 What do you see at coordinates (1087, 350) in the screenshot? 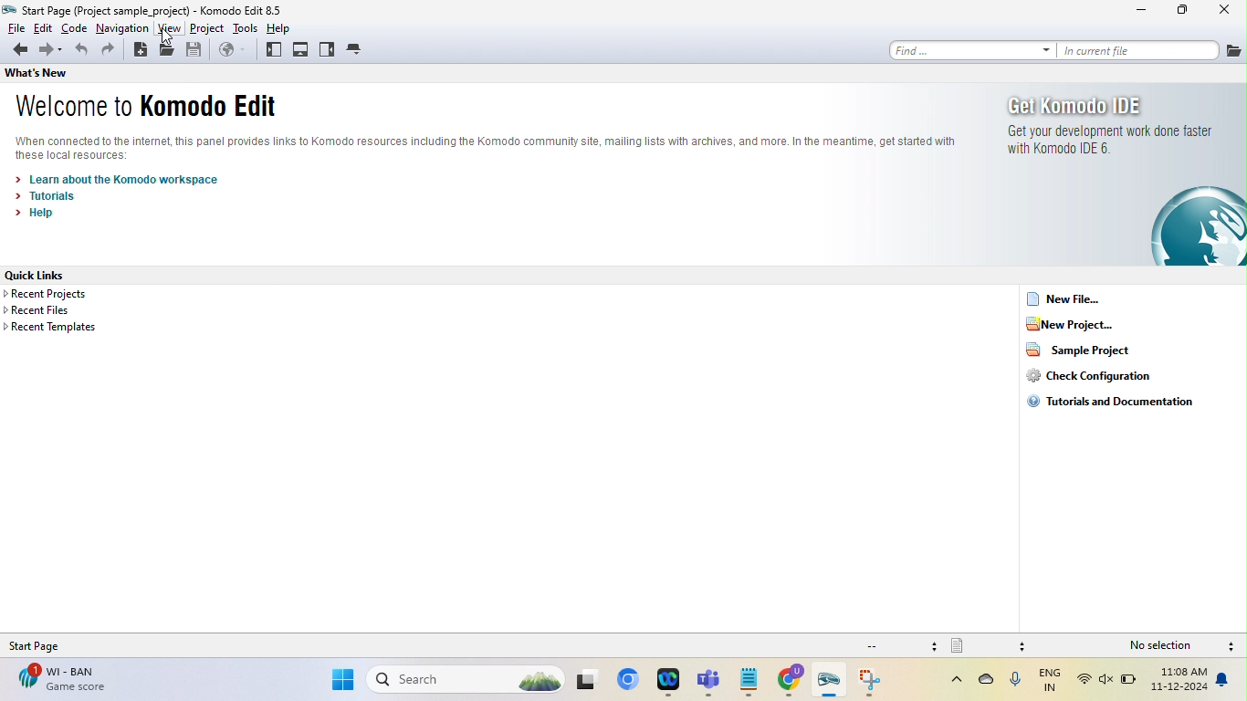
I see `sample project` at bounding box center [1087, 350].